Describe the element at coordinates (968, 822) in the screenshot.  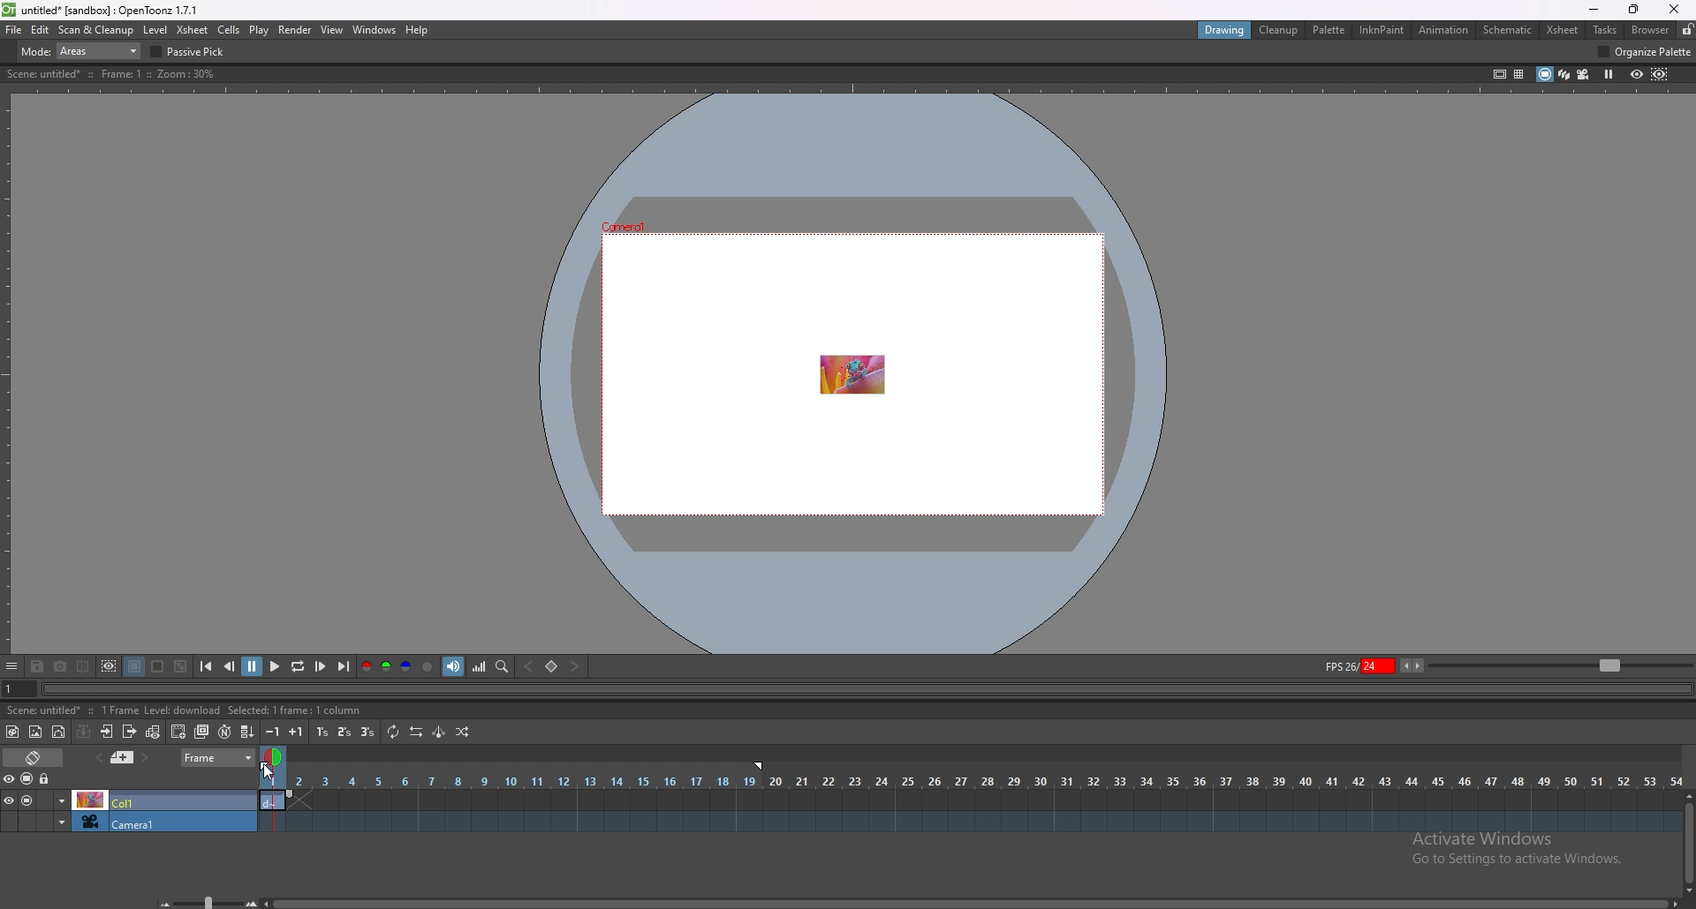
I see `timeline` at that location.